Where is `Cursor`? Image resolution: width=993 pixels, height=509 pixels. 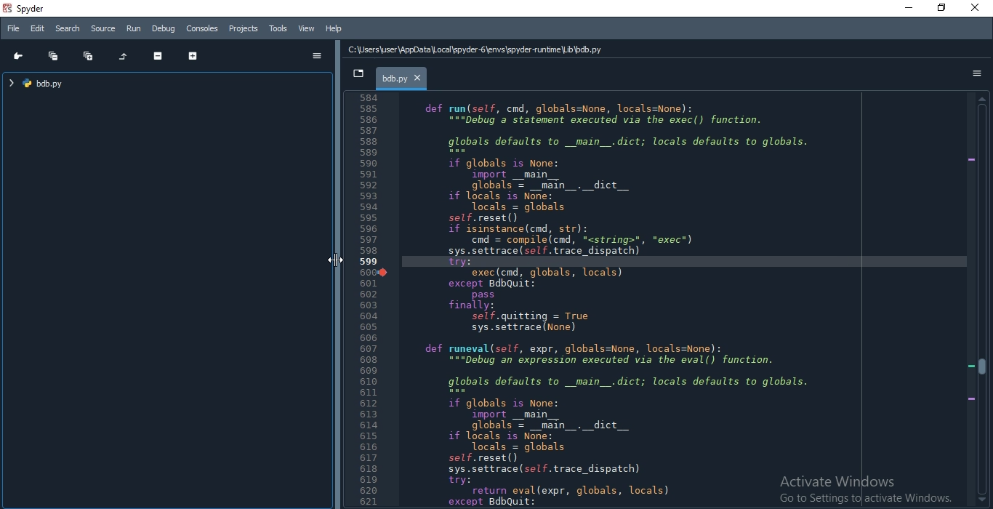 Cursor is located at coordinates (334, 260).